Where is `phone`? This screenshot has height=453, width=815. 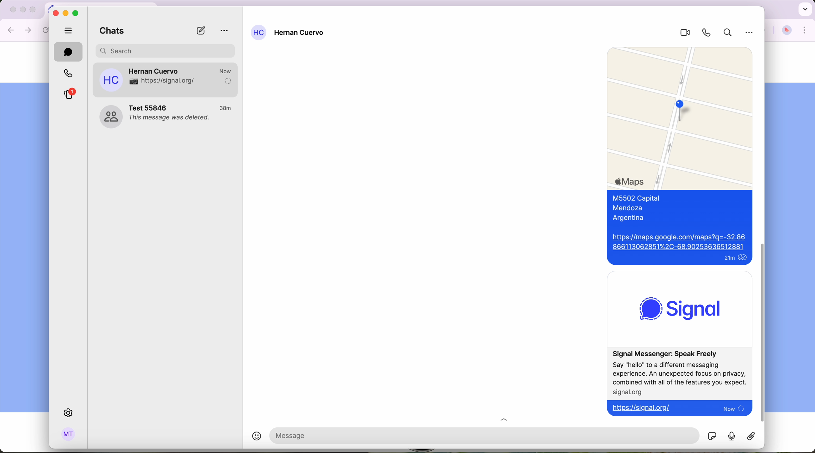 phone is located at coordinates (704, 33).